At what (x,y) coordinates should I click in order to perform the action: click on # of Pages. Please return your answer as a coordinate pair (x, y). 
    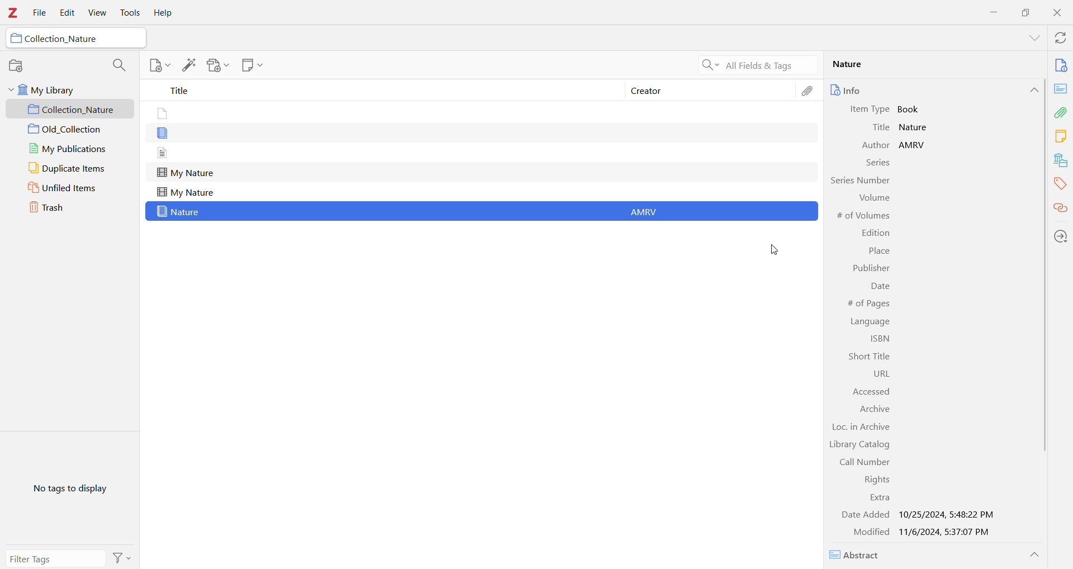
    Looking at the image, I should click on (866, 304).